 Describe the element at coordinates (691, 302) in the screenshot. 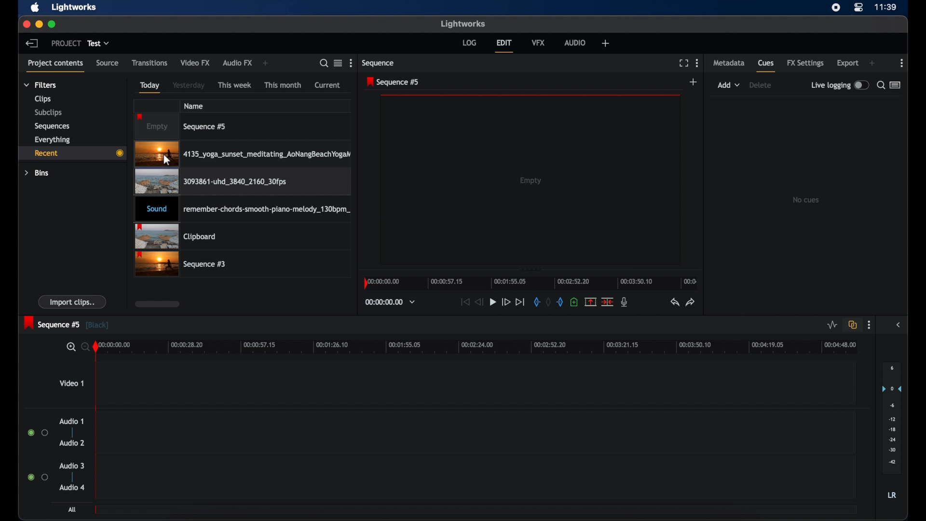

I see `redo` at that location.